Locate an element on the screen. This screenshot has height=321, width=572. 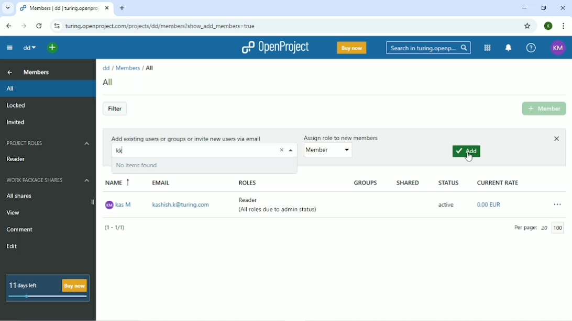
Close is located at coordinates (556, 139).